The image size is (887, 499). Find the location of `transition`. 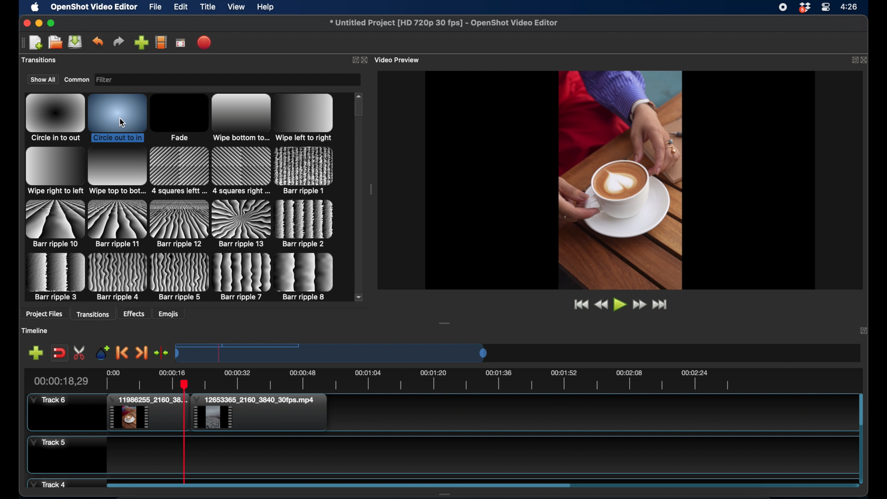

transition is located at coordinates (179, 224).